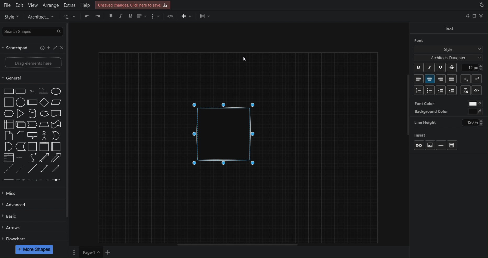 Image resolution: width=488 pixels, height=258 pixels. I want to click on Delete, so click(99, 16).